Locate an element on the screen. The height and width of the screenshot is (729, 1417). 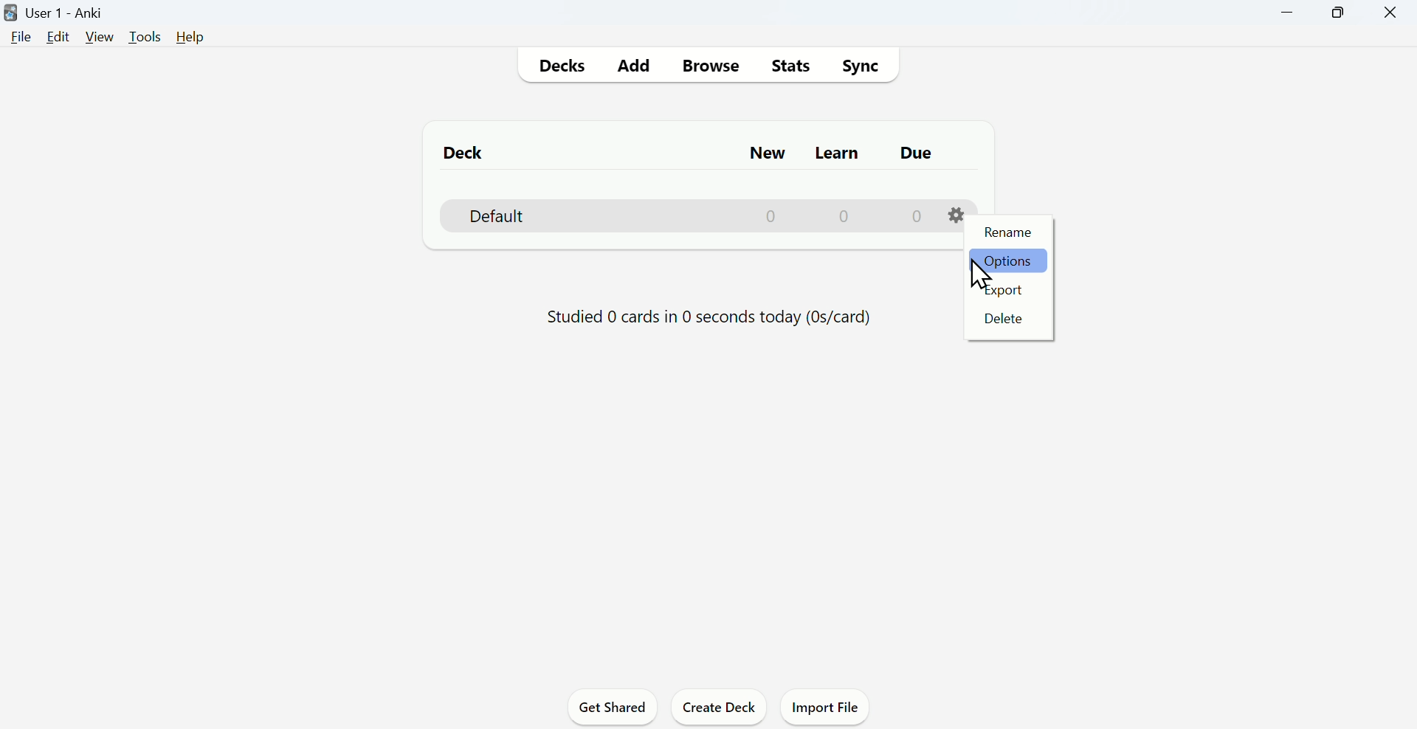
New is located at coordinates (759, 156).